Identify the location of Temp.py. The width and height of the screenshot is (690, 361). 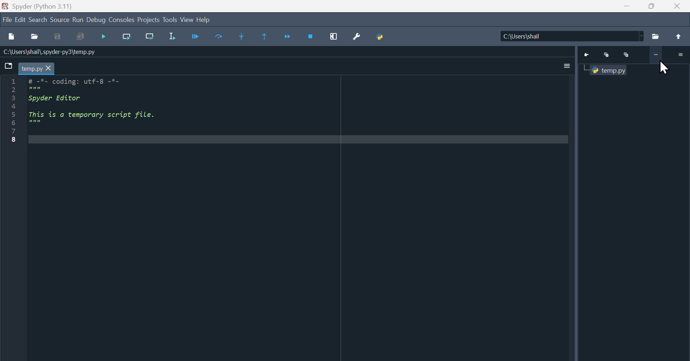
(611, 70).